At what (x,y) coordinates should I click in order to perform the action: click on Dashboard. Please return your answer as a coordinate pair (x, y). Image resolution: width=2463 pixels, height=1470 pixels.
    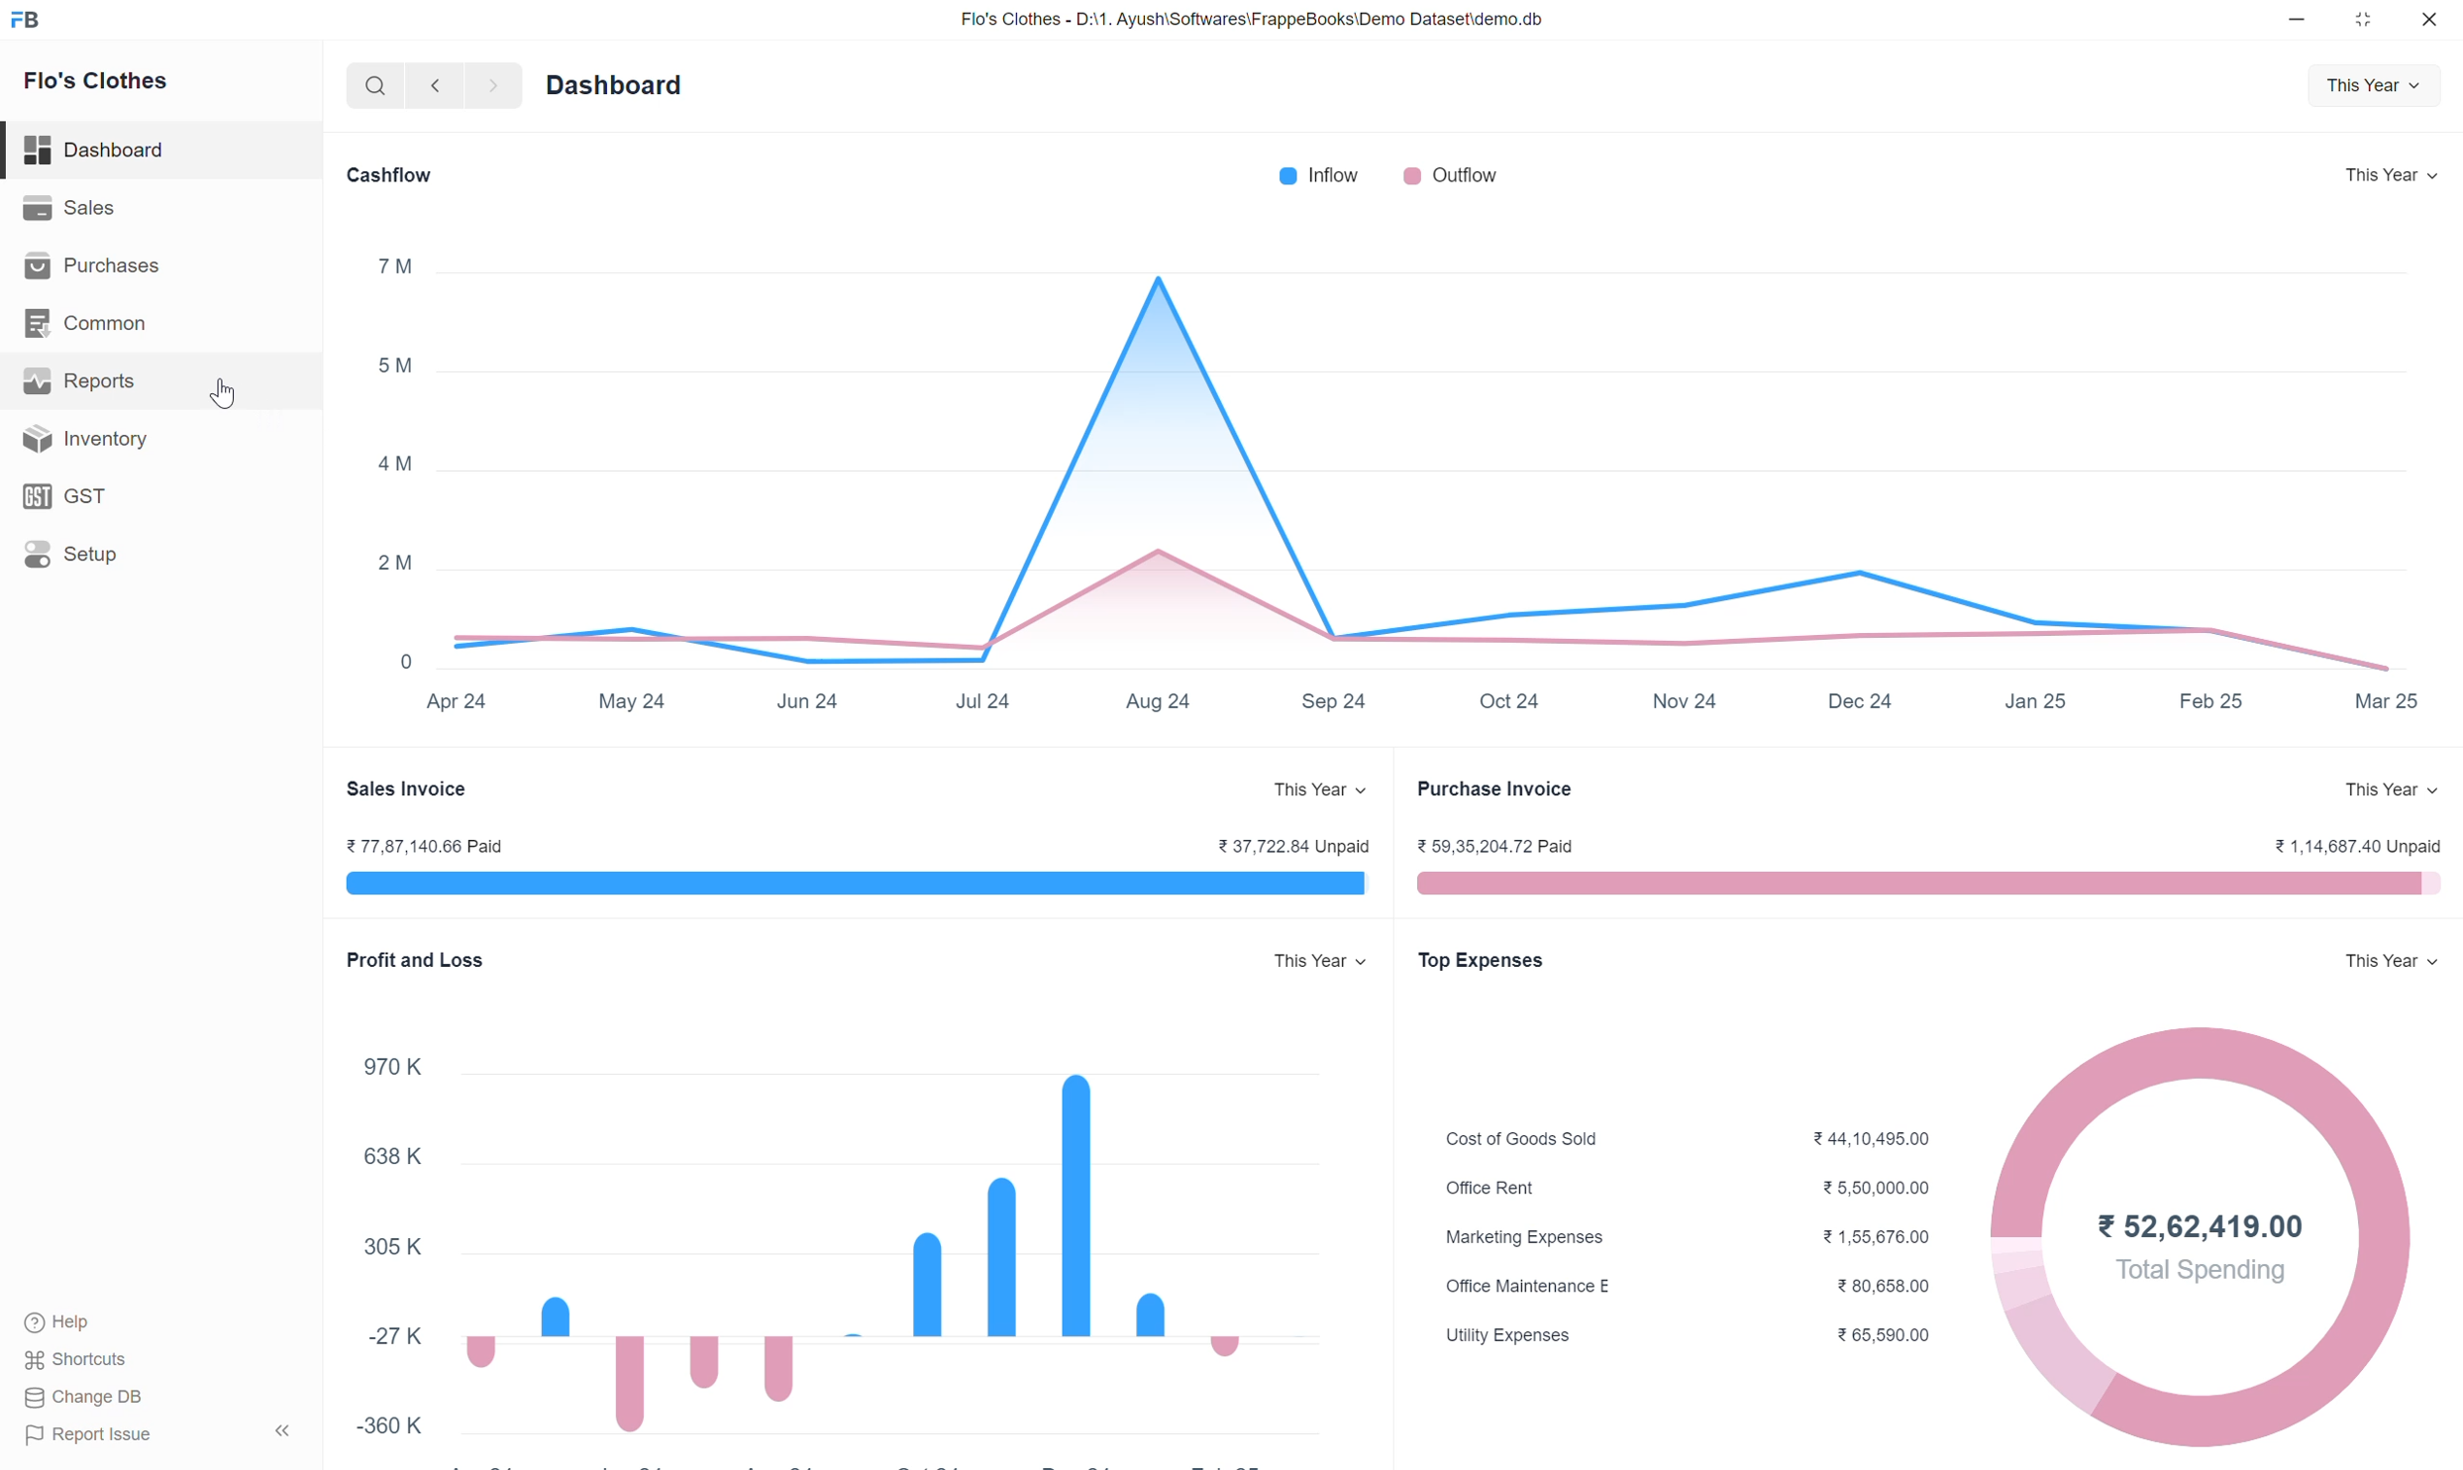
    Looking at the image, I should click on (631, 86).